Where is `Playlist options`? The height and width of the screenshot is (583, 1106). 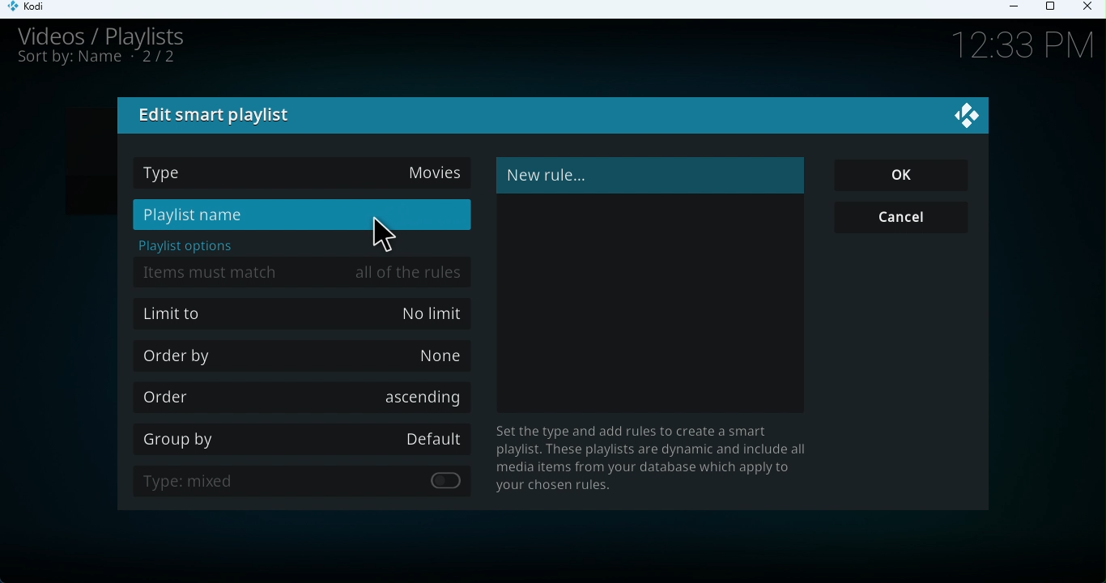
Playlist options is located at coordinates (189, 246).